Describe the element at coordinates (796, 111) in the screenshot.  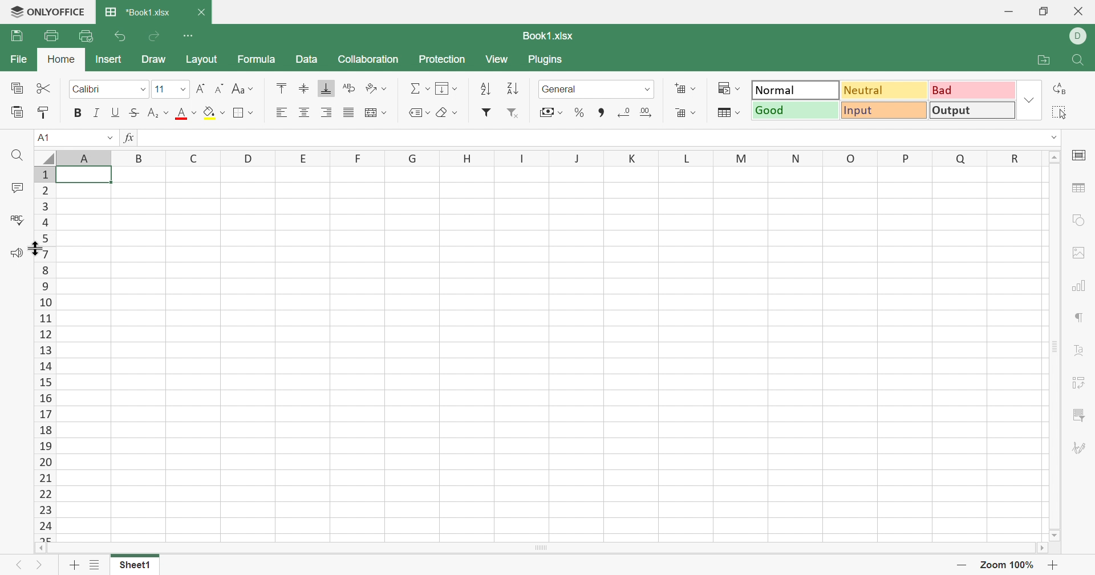
I see `Good` at that location.